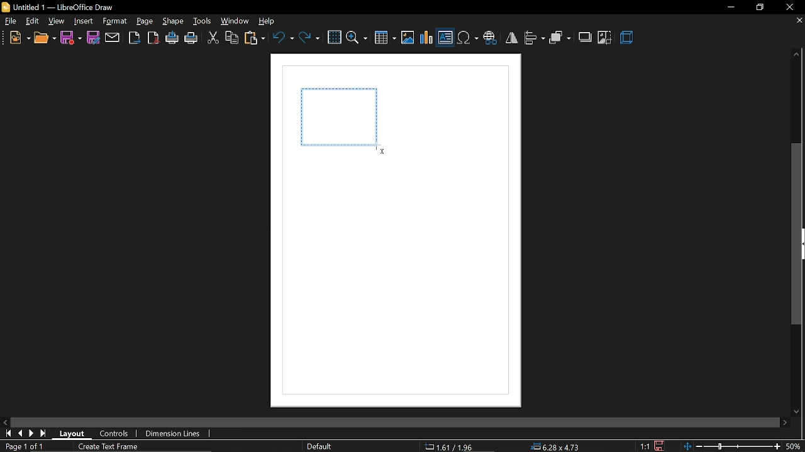  Describe the element at coordinates (22, 434) in the screenshot. I see `previous page` at that location.